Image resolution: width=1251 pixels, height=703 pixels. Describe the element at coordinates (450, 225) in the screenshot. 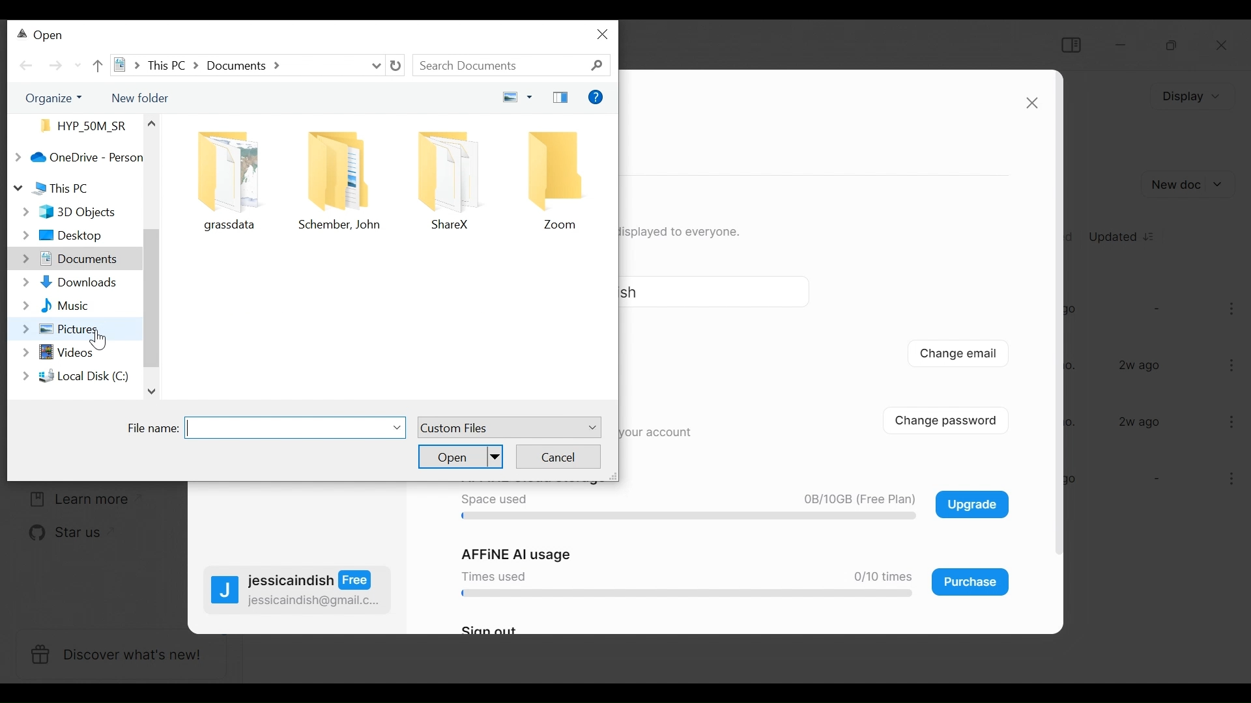

I see `ShareX` at that location.